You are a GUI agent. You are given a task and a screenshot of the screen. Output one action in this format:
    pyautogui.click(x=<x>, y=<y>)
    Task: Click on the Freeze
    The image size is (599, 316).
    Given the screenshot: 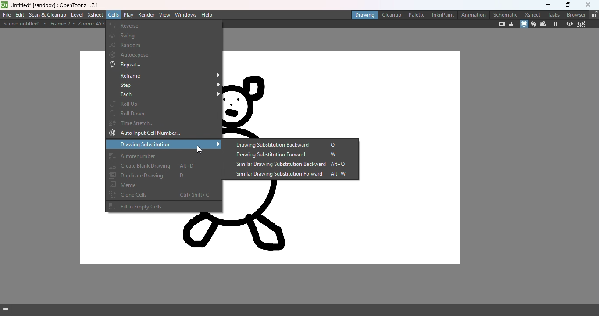 What is the action you would take?
    pyautogui.click(x=556, y=24)
    